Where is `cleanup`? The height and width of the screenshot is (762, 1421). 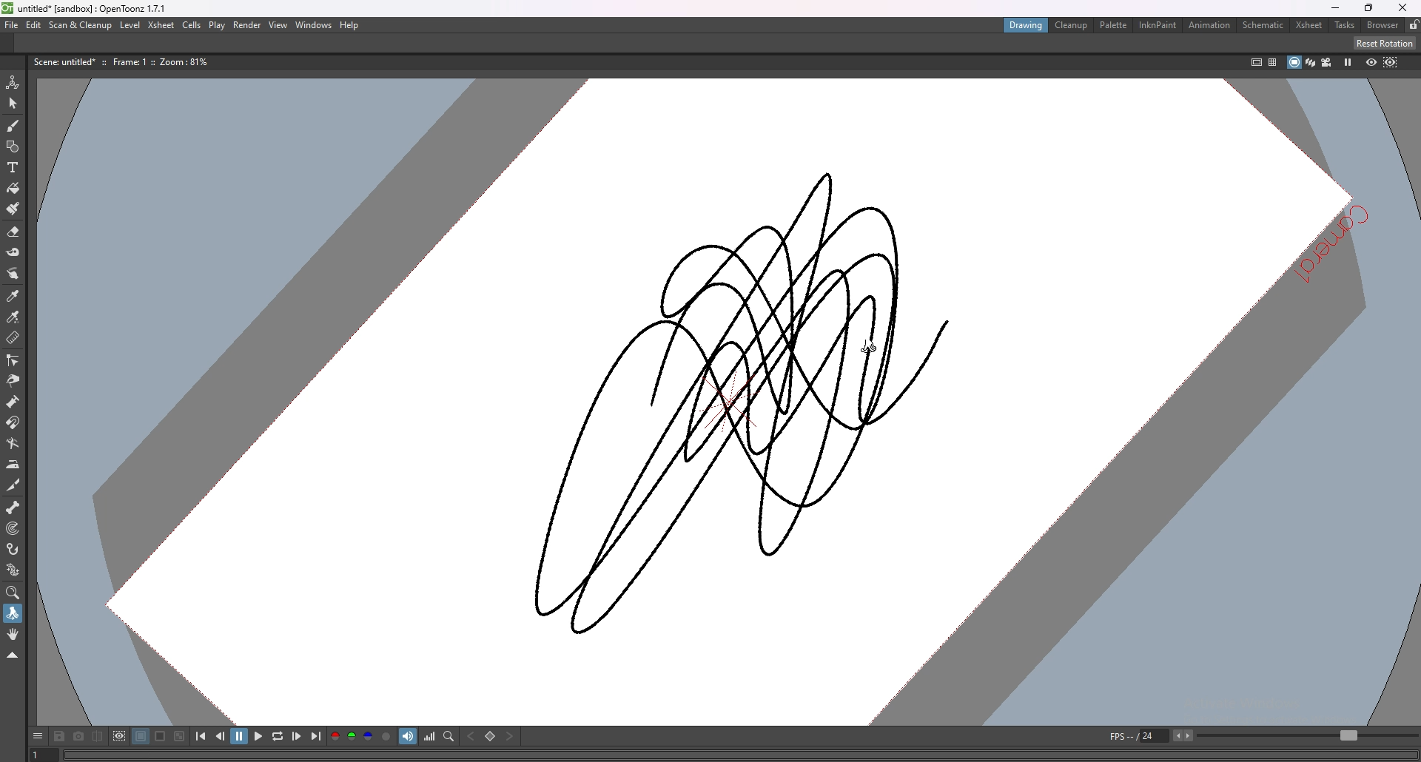 cleanup is located at coordinates (1072, 24).